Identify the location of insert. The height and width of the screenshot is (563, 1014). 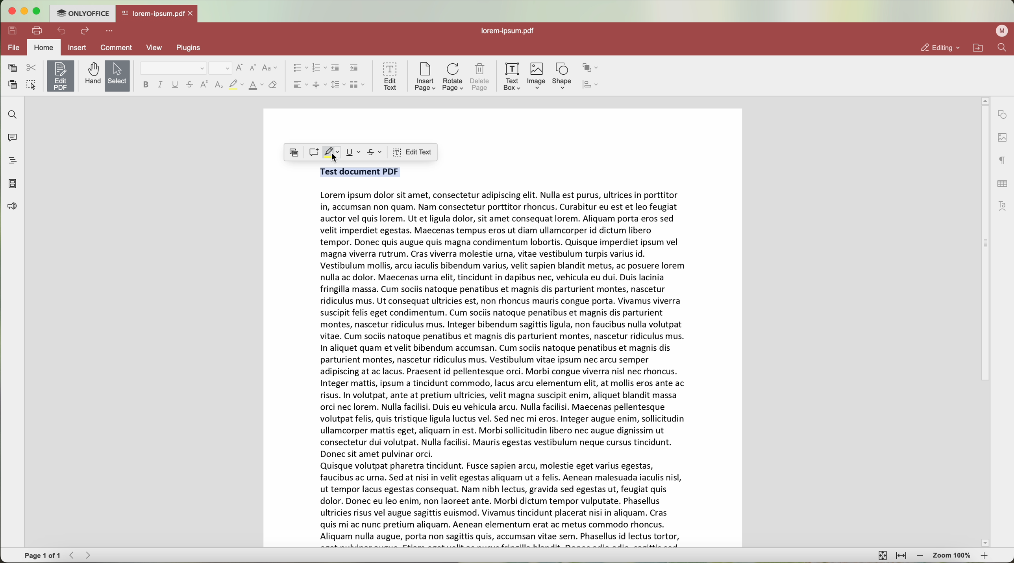
(81, 47).